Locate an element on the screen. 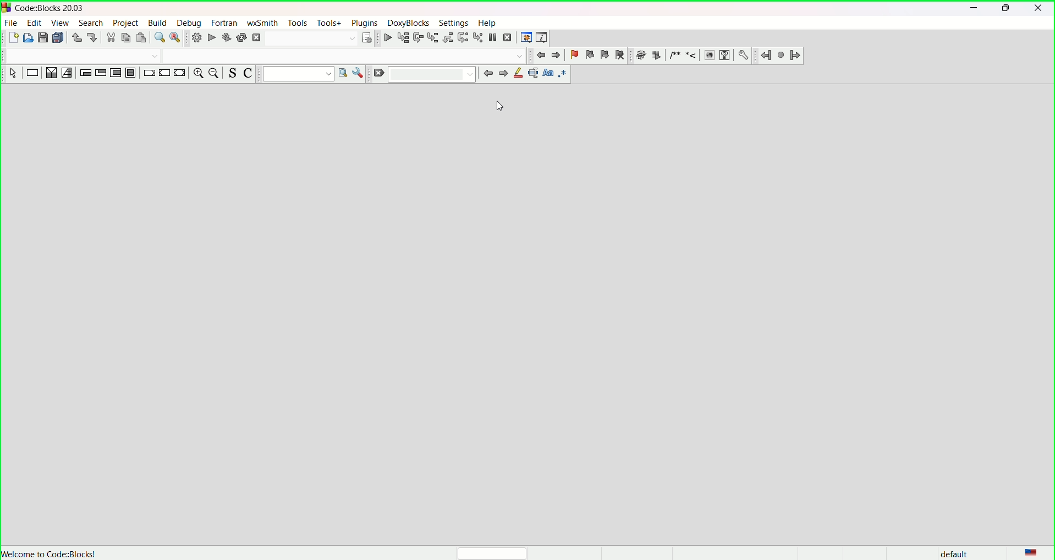  settings is located at coordinates (453, 21).